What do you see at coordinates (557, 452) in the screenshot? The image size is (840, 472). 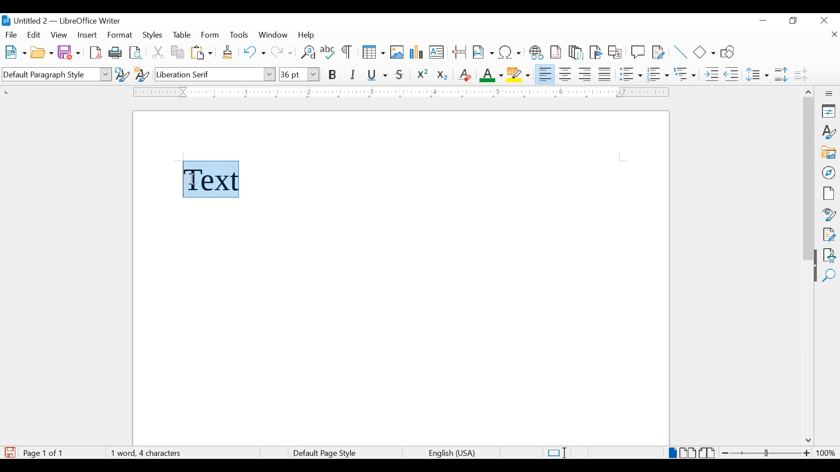 I see `standard selections` at bounding box center [557, 452].